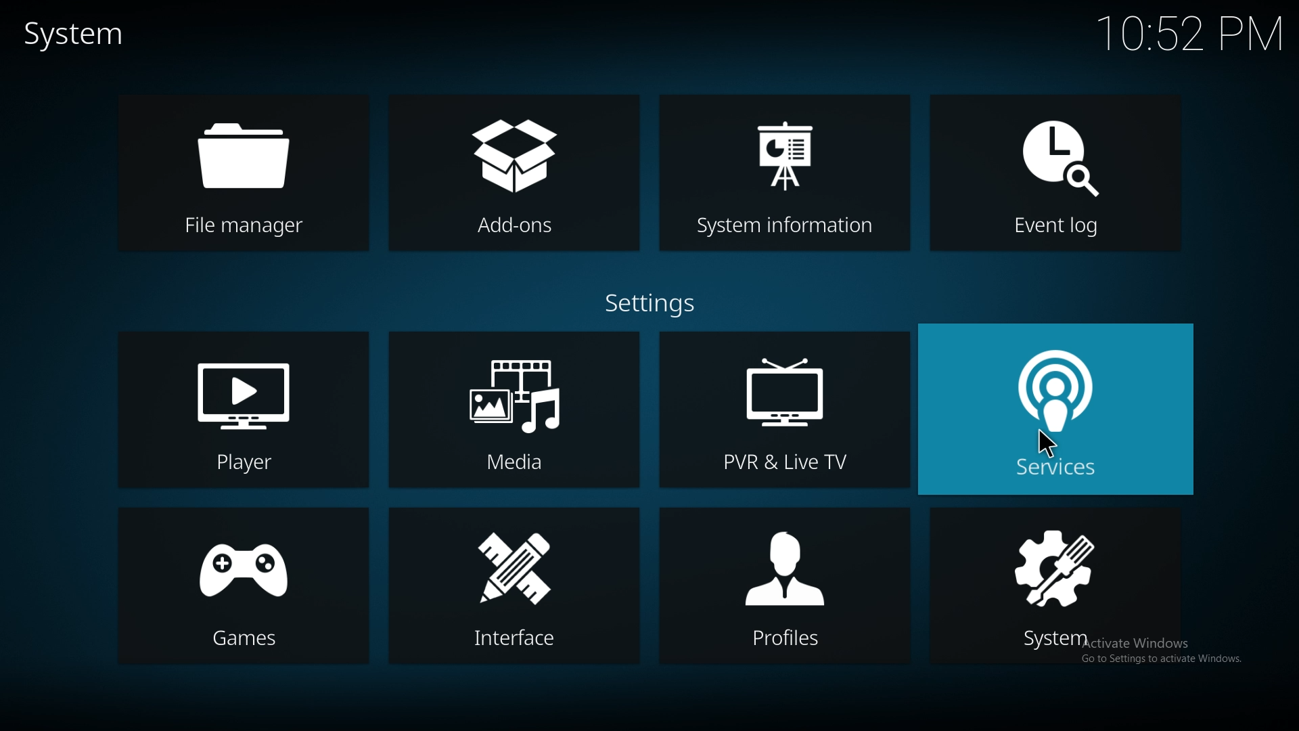  I want to click on player, so click(244, 410).